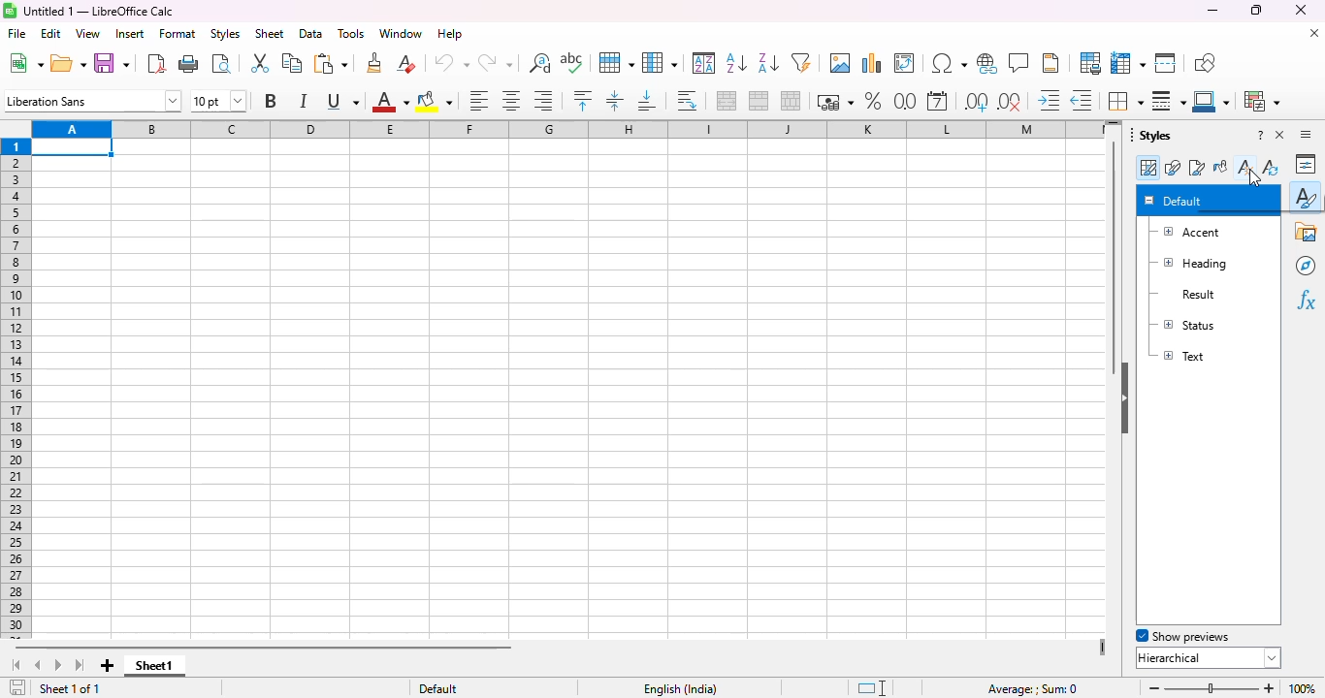 This screenshot has width=1325, height=698. Describe the element at coordinates (451, 63) in the screenshot. I see `undo` at that location.